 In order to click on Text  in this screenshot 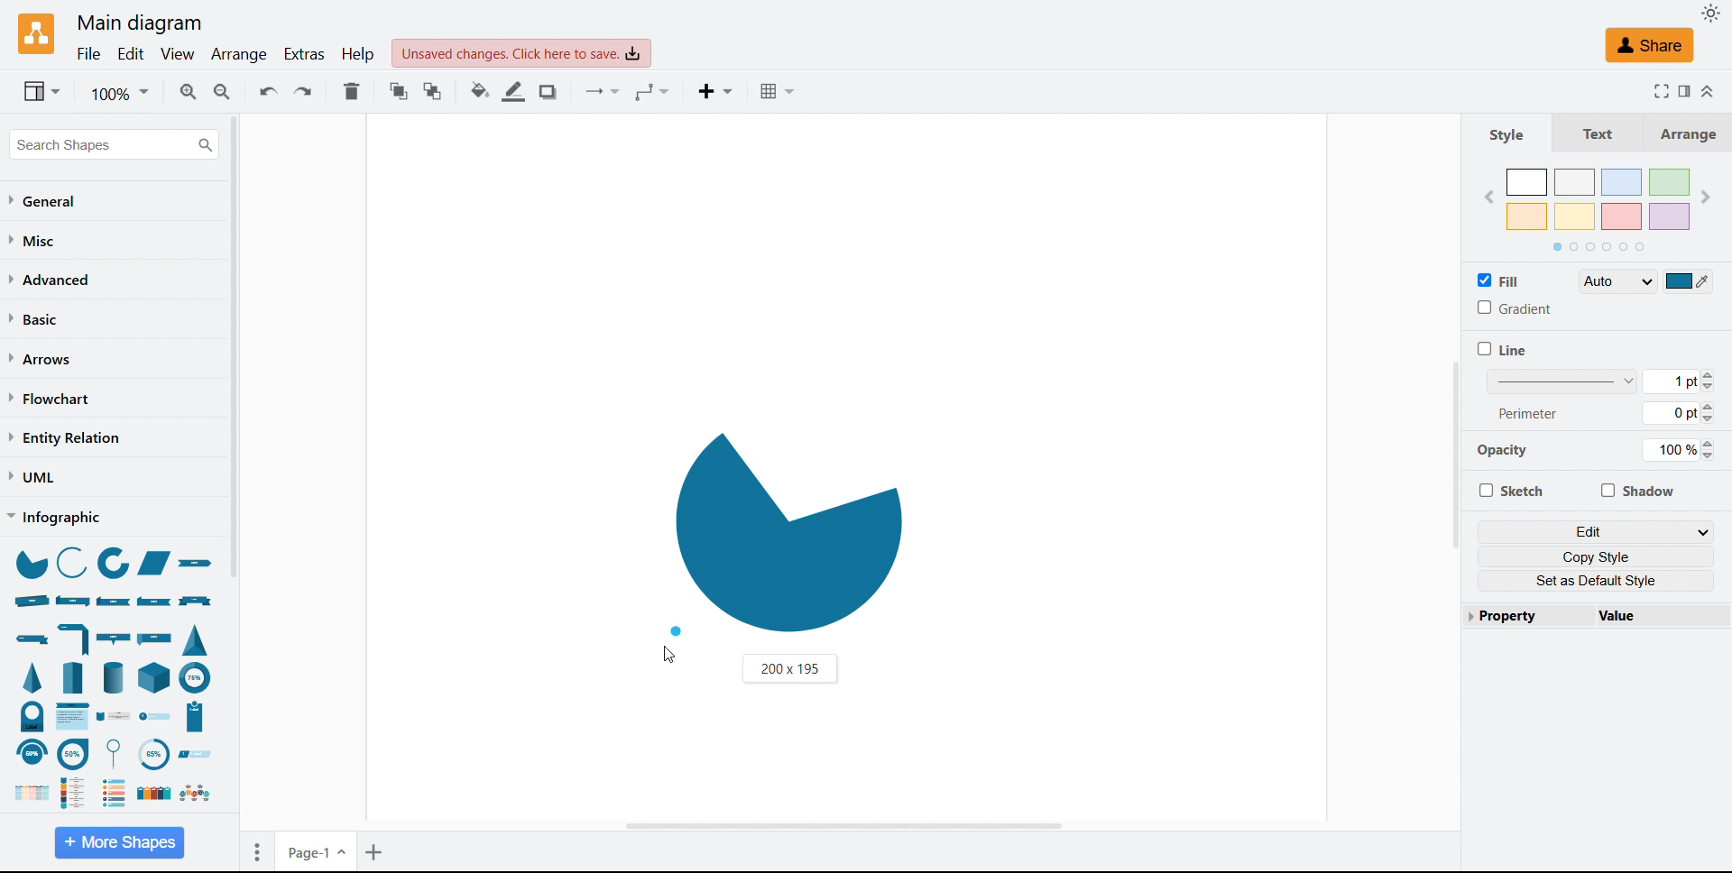, I will do `click(1590, 132)`.